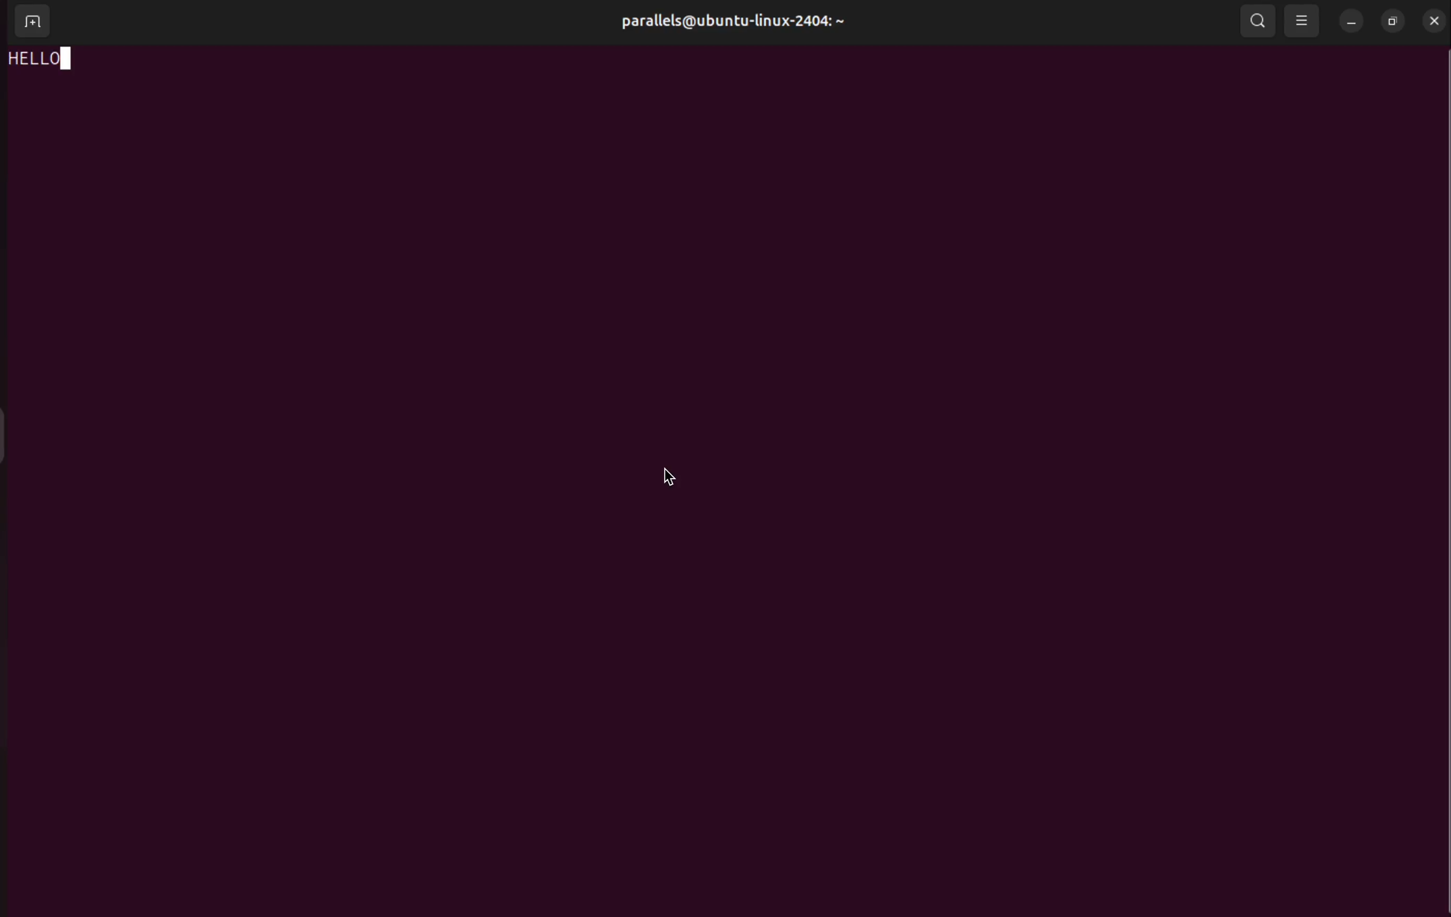  What do you see at coordinates (49, 59) in the screenshot?
I see `bash prompt` at bounding box center [49, 59].